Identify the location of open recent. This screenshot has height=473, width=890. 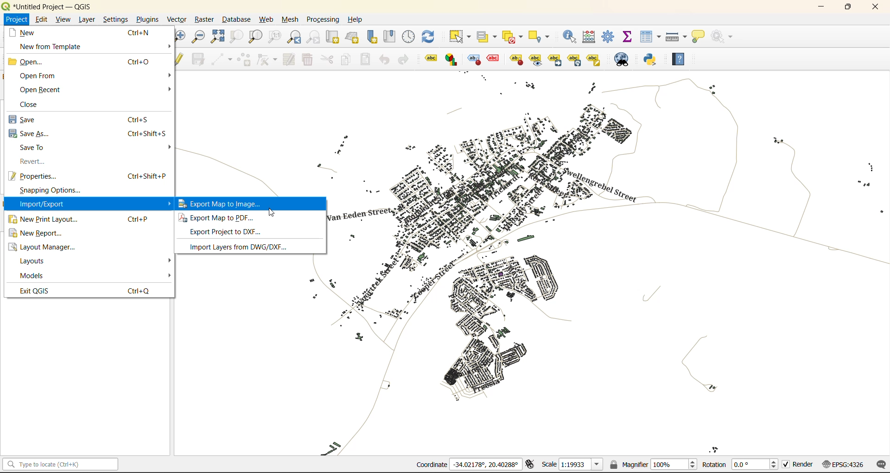
(41, 89).